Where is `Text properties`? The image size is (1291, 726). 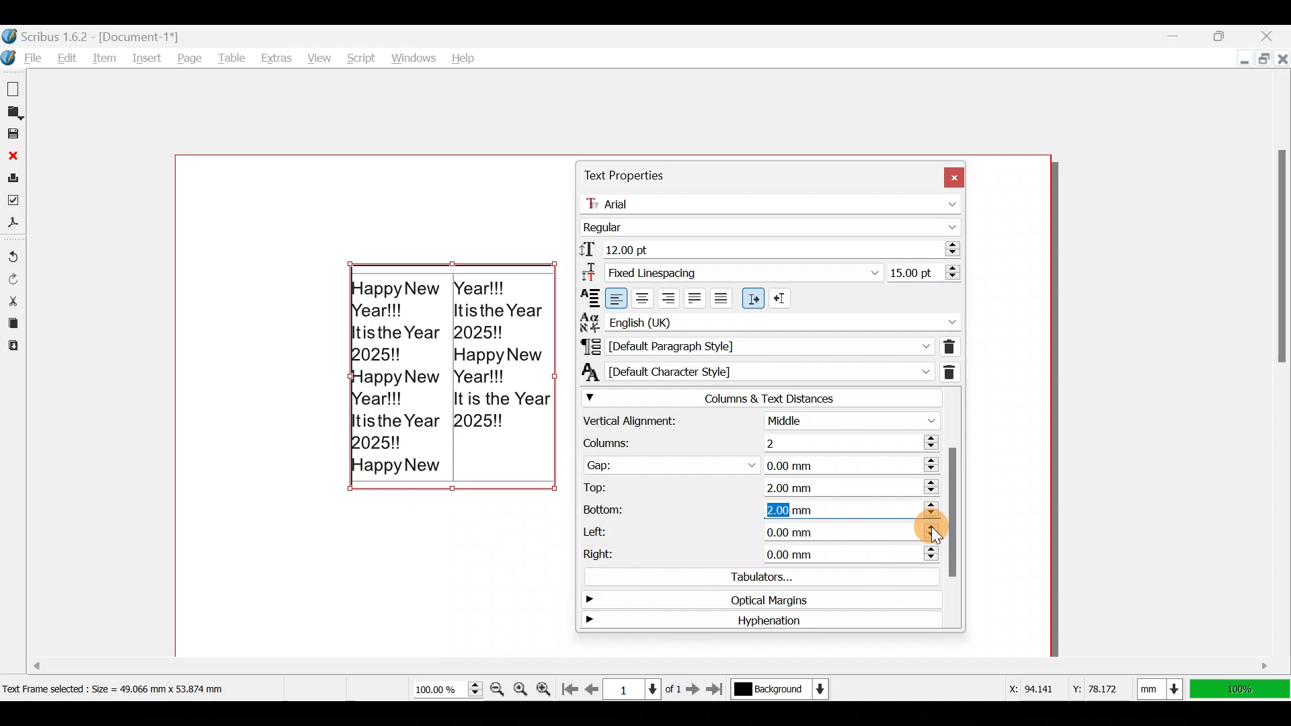 Text properties is located at coordinates (624, 175).